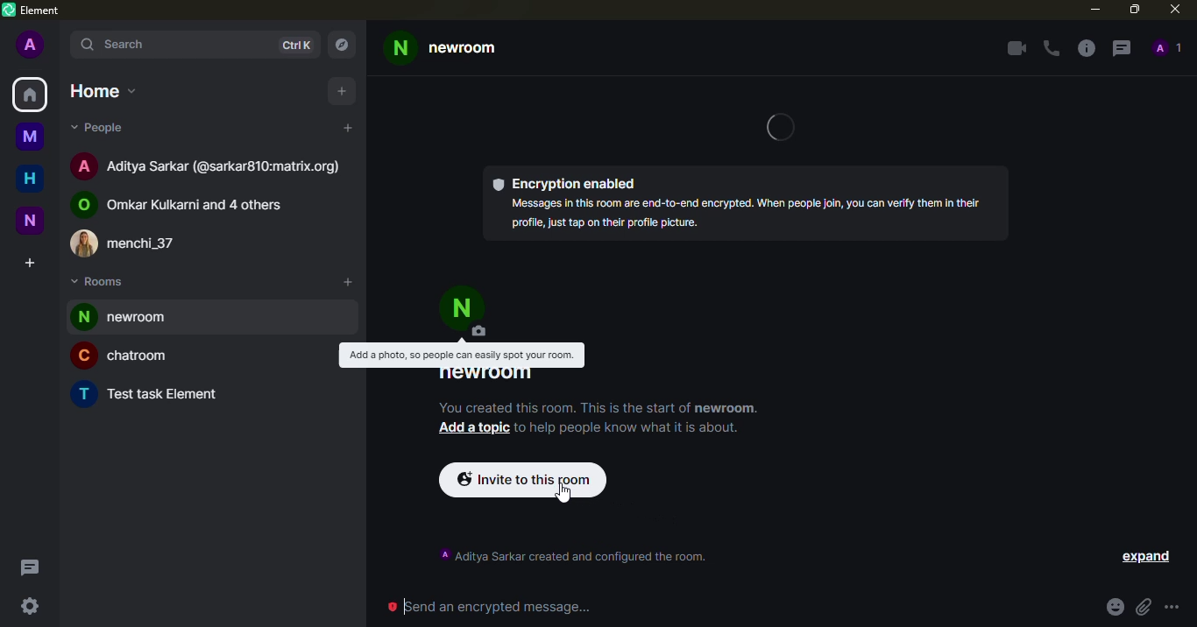 The image size is (1197, 627). I want to click on maximize, so click(1131, 11).